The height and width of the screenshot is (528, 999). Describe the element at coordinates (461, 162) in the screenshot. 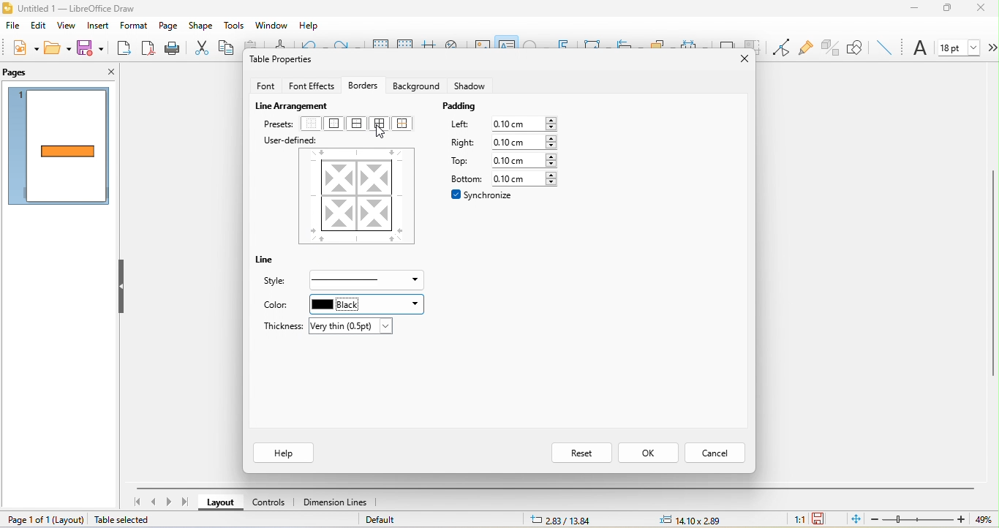

I see `top` at that location.